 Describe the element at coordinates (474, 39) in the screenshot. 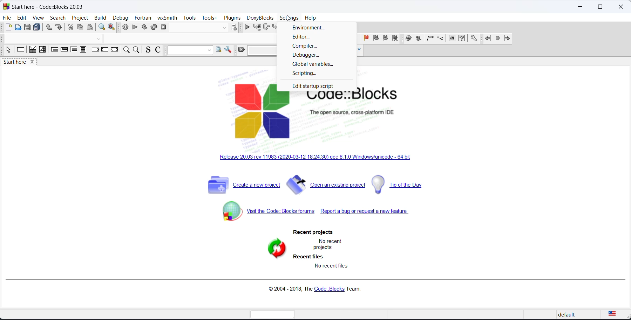

I see `settings` at that location.